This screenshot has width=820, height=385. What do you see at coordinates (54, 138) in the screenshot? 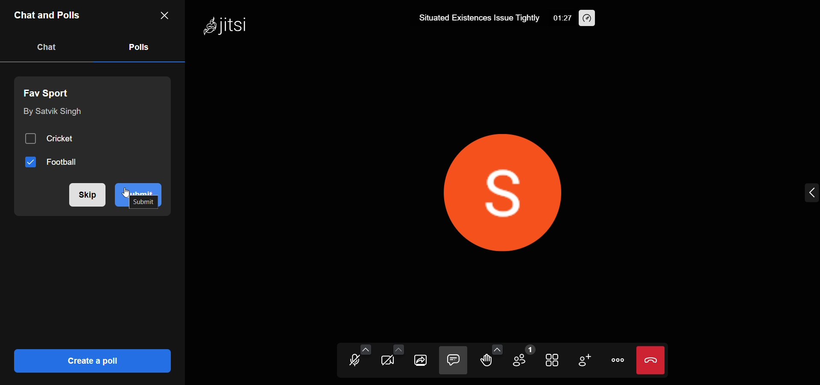
I see `Cricket` at bounding box center [54, 138].